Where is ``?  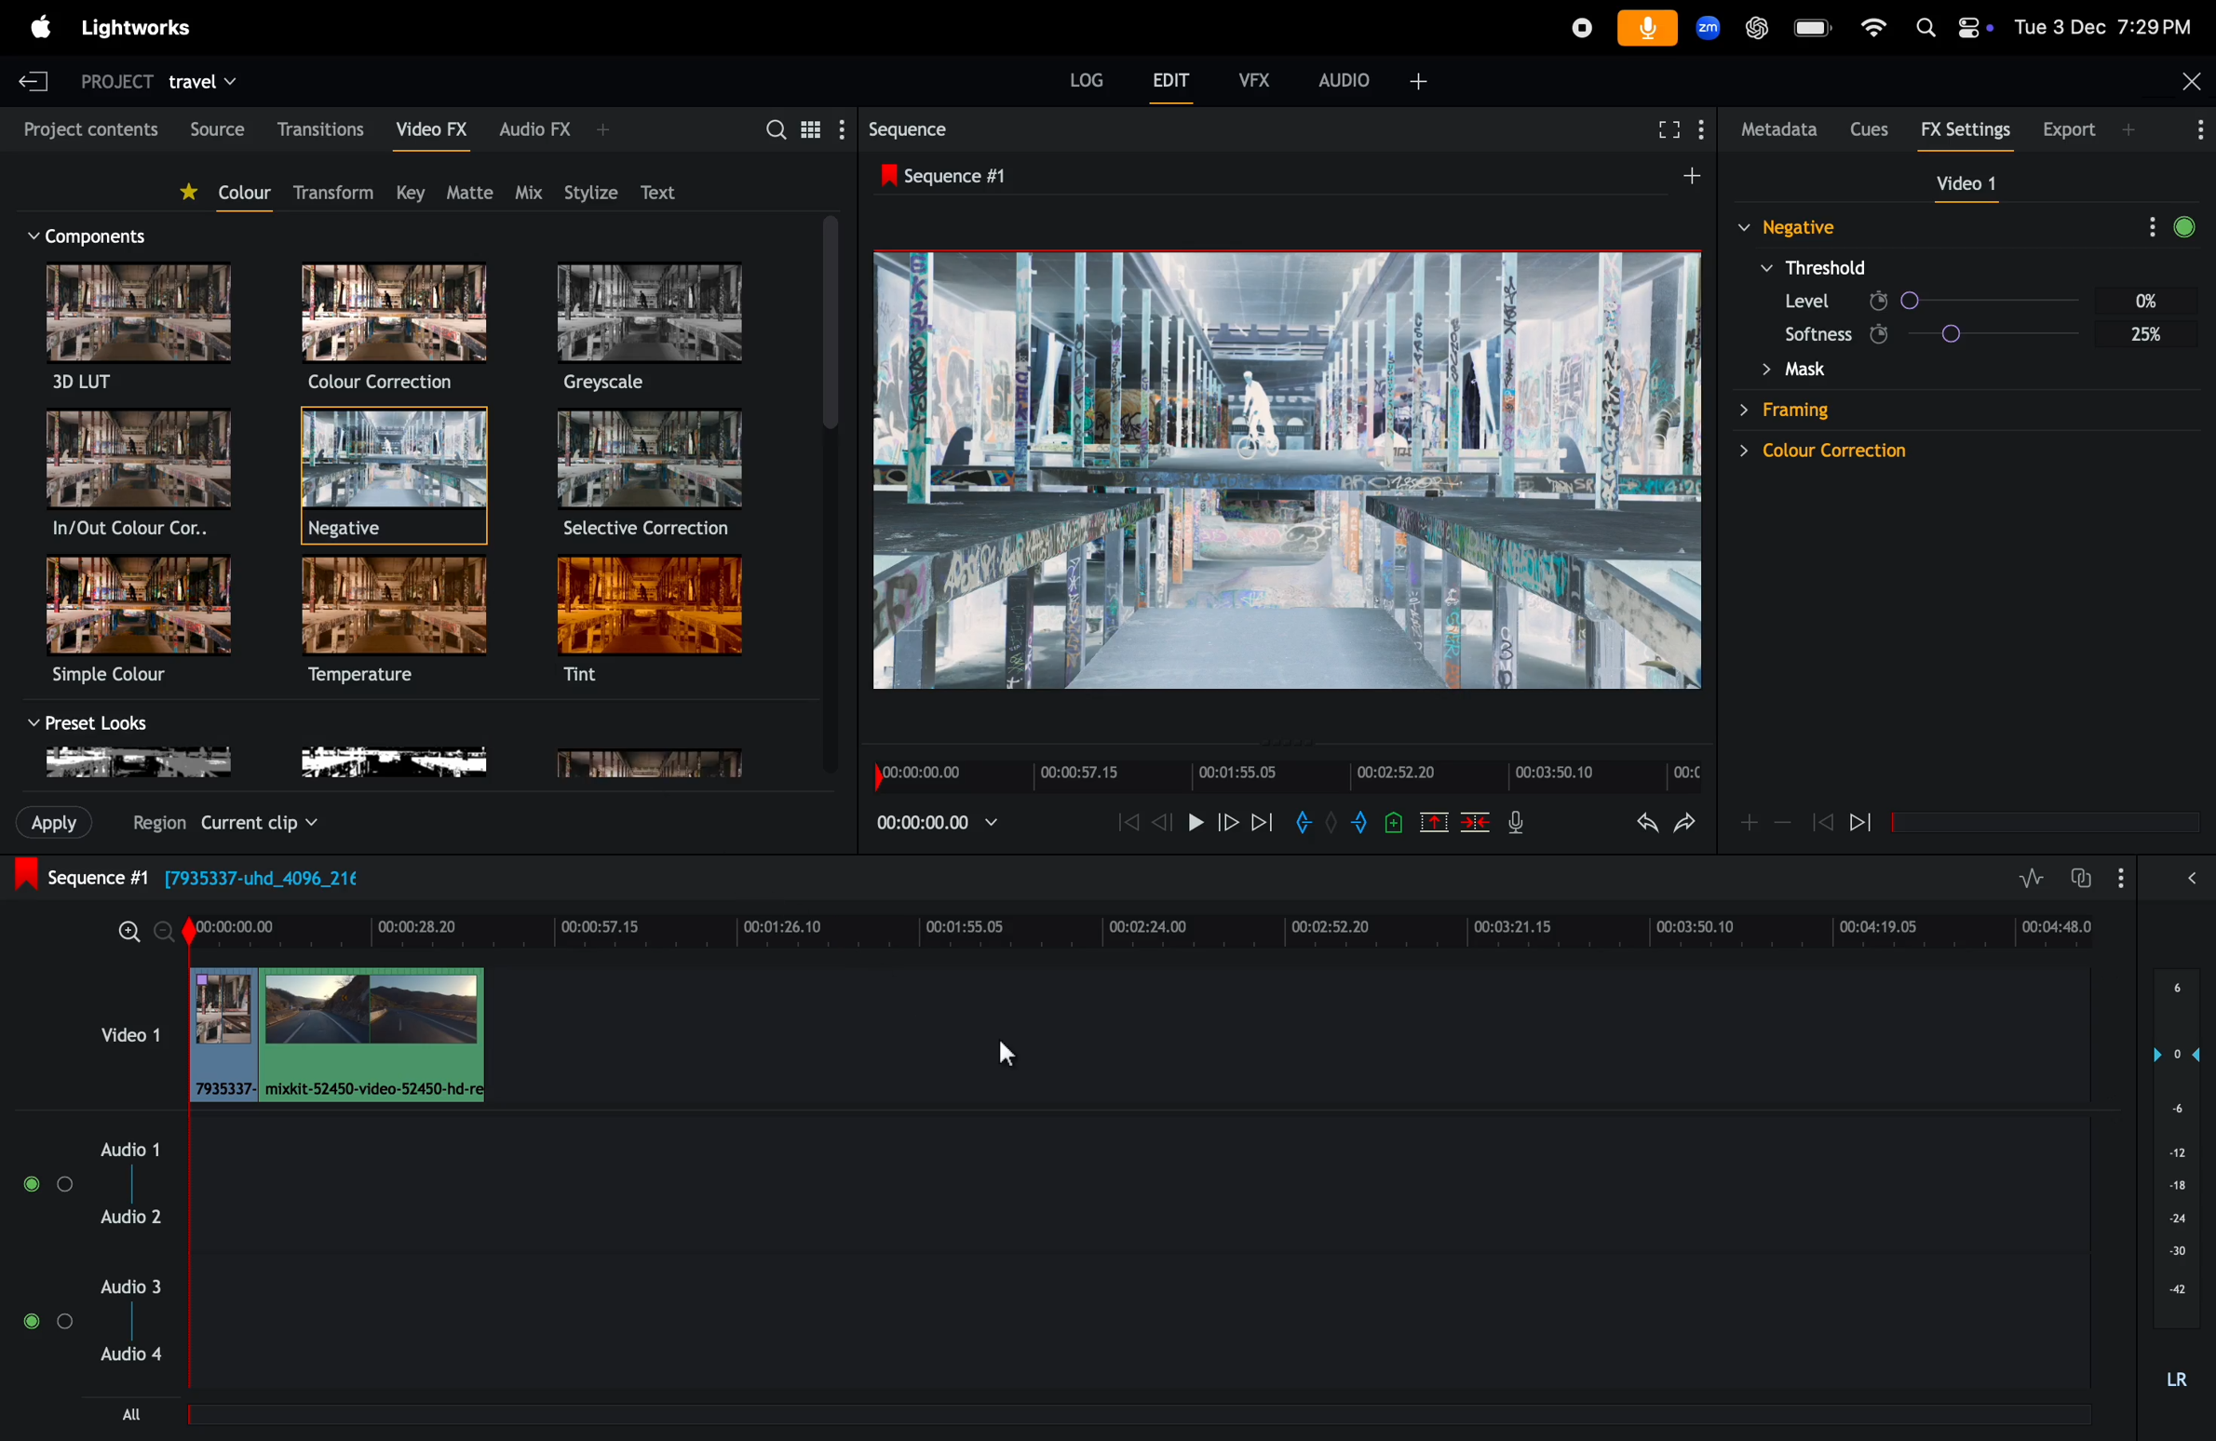
 is located at coordinates (2144, 334).